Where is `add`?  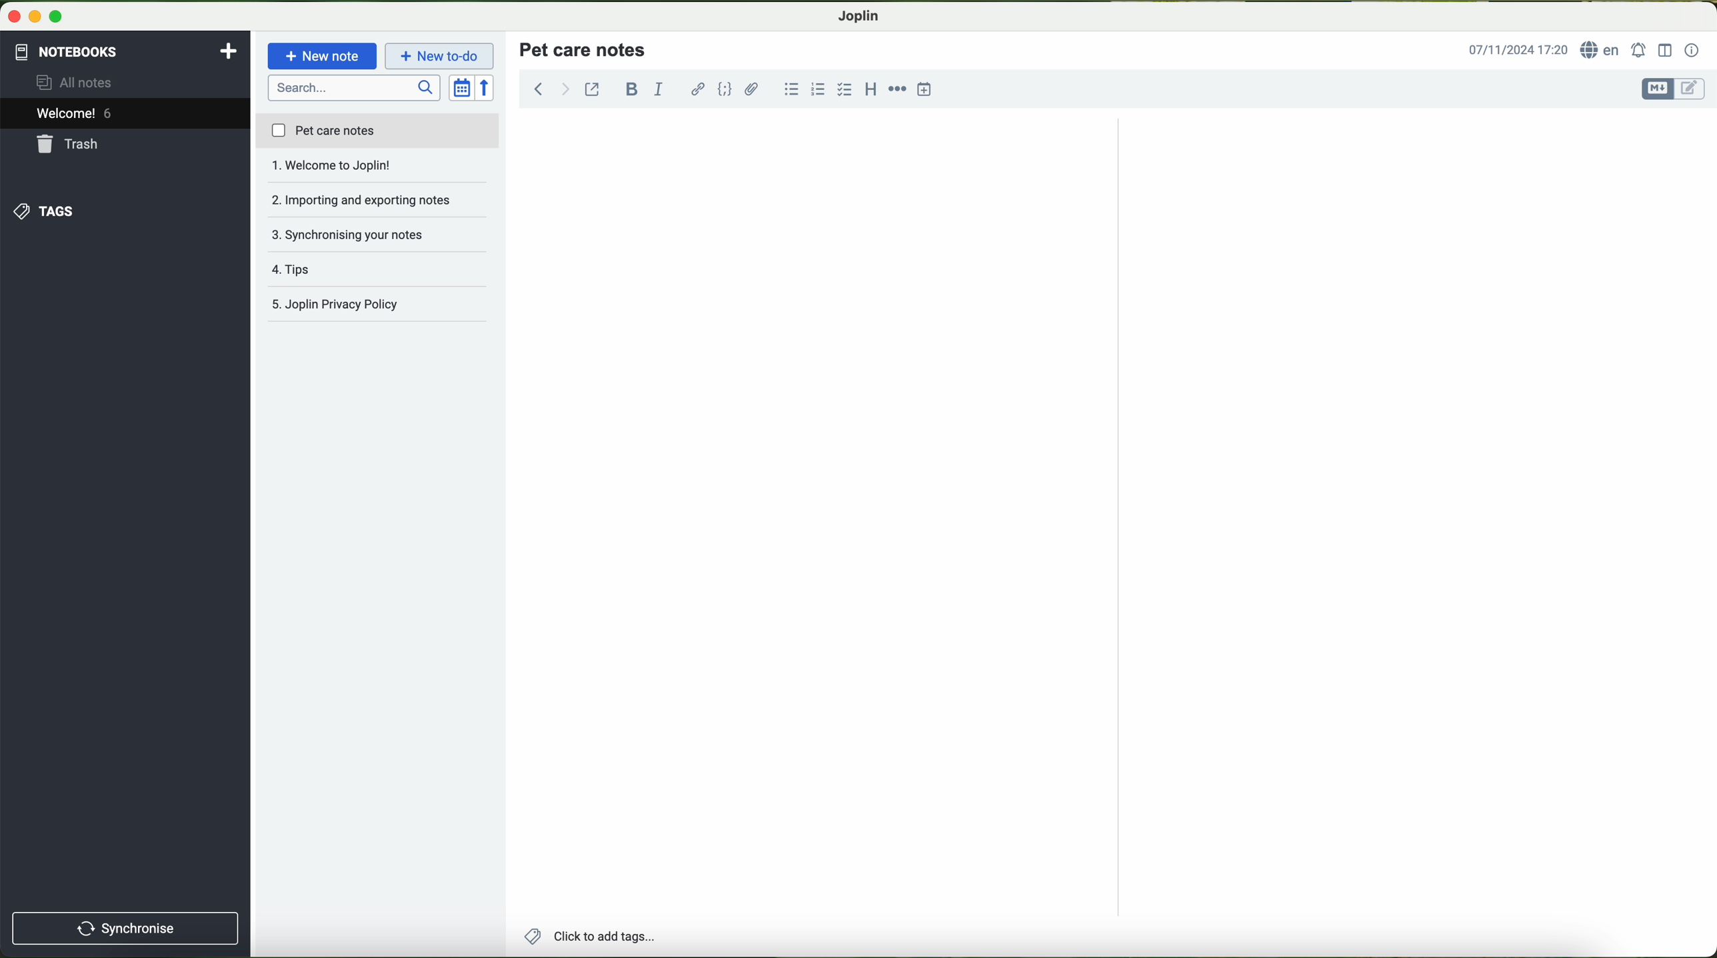
add is located at coordinates (229, 49).